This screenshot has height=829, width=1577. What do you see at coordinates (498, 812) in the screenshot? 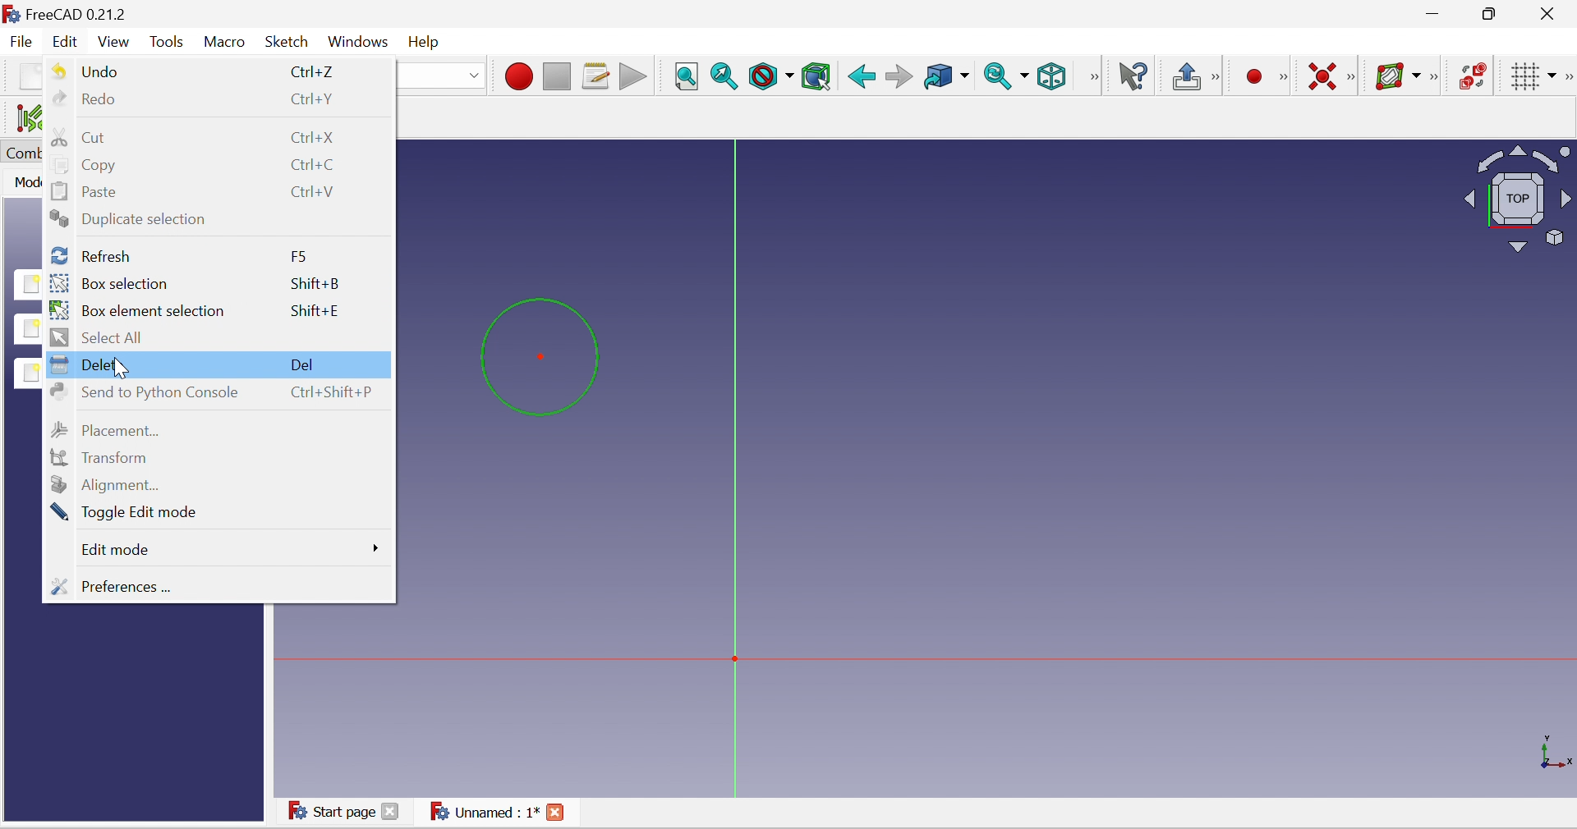
I see `Unnamed : 1*` at bounding box center [498, 812].